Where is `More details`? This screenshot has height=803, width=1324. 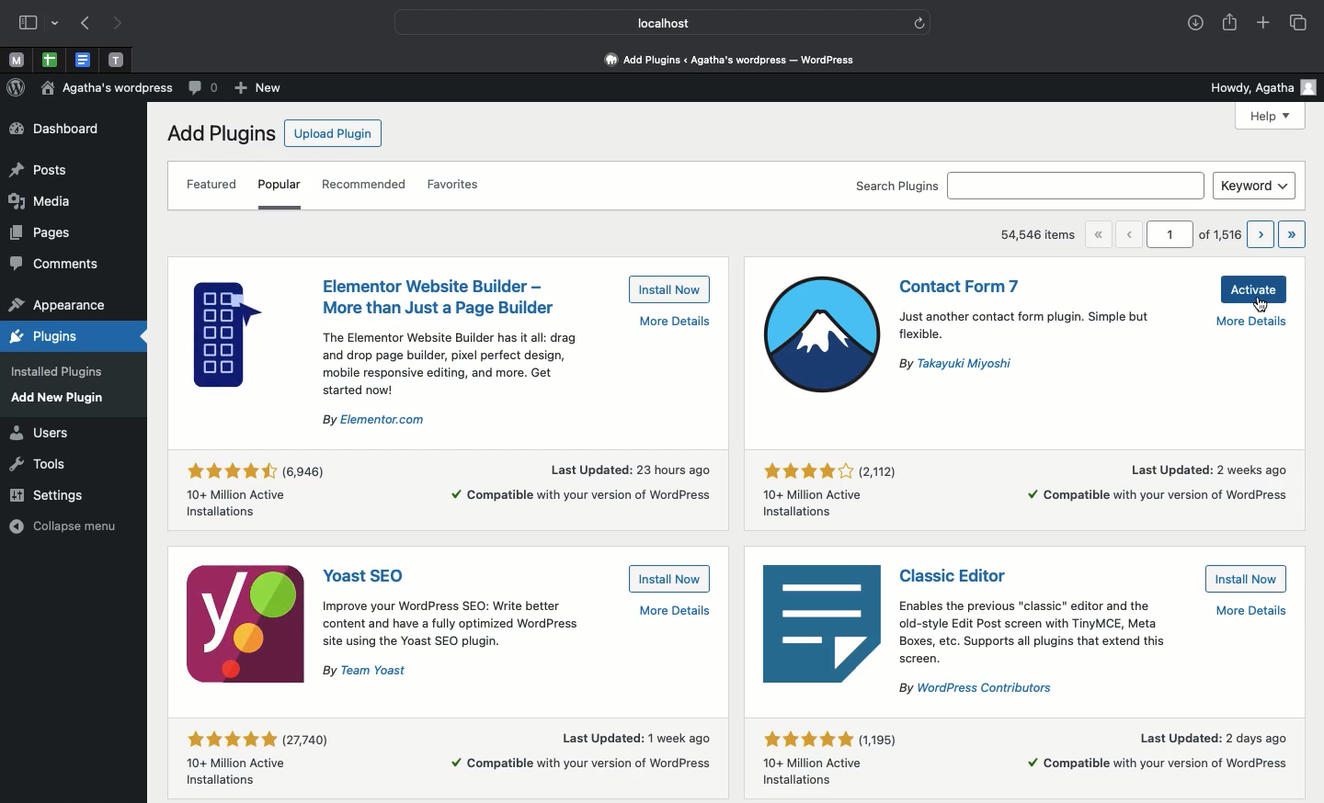 More details is located at coordinates (668, 322).